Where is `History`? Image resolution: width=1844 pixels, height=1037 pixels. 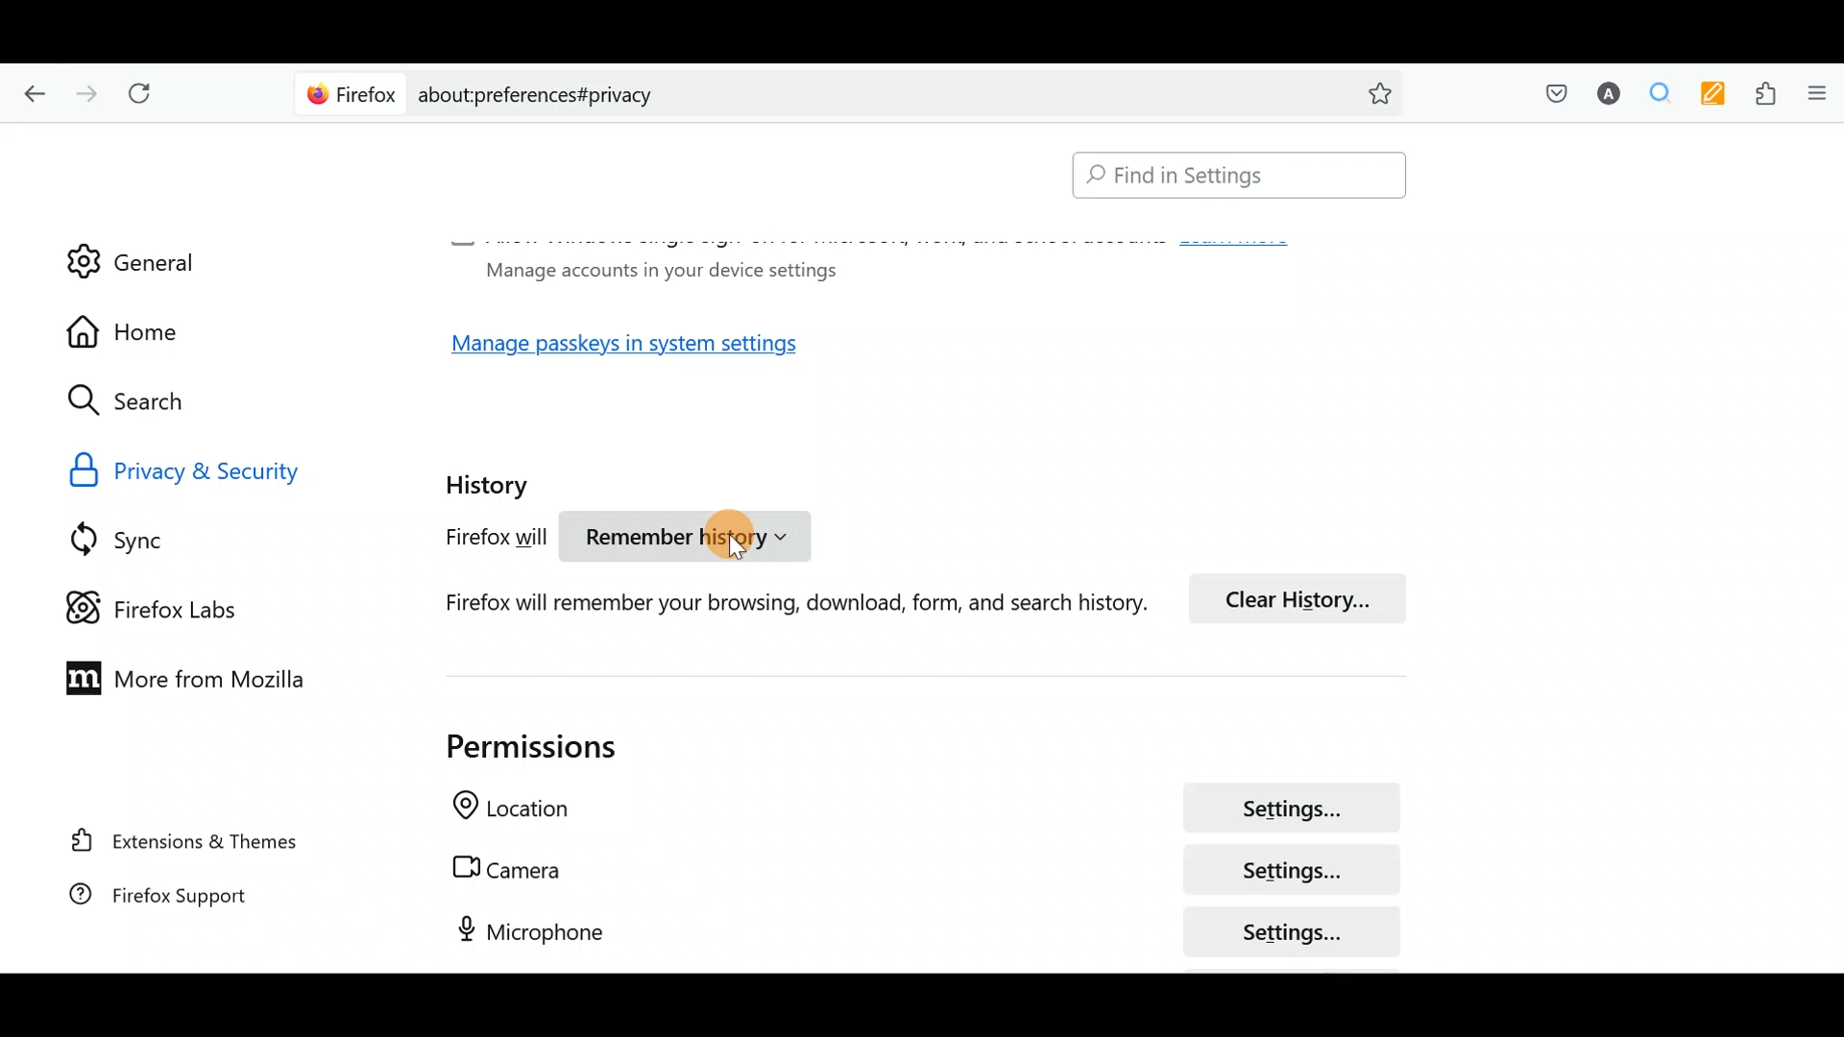 History is located at coordinates (492, 479).